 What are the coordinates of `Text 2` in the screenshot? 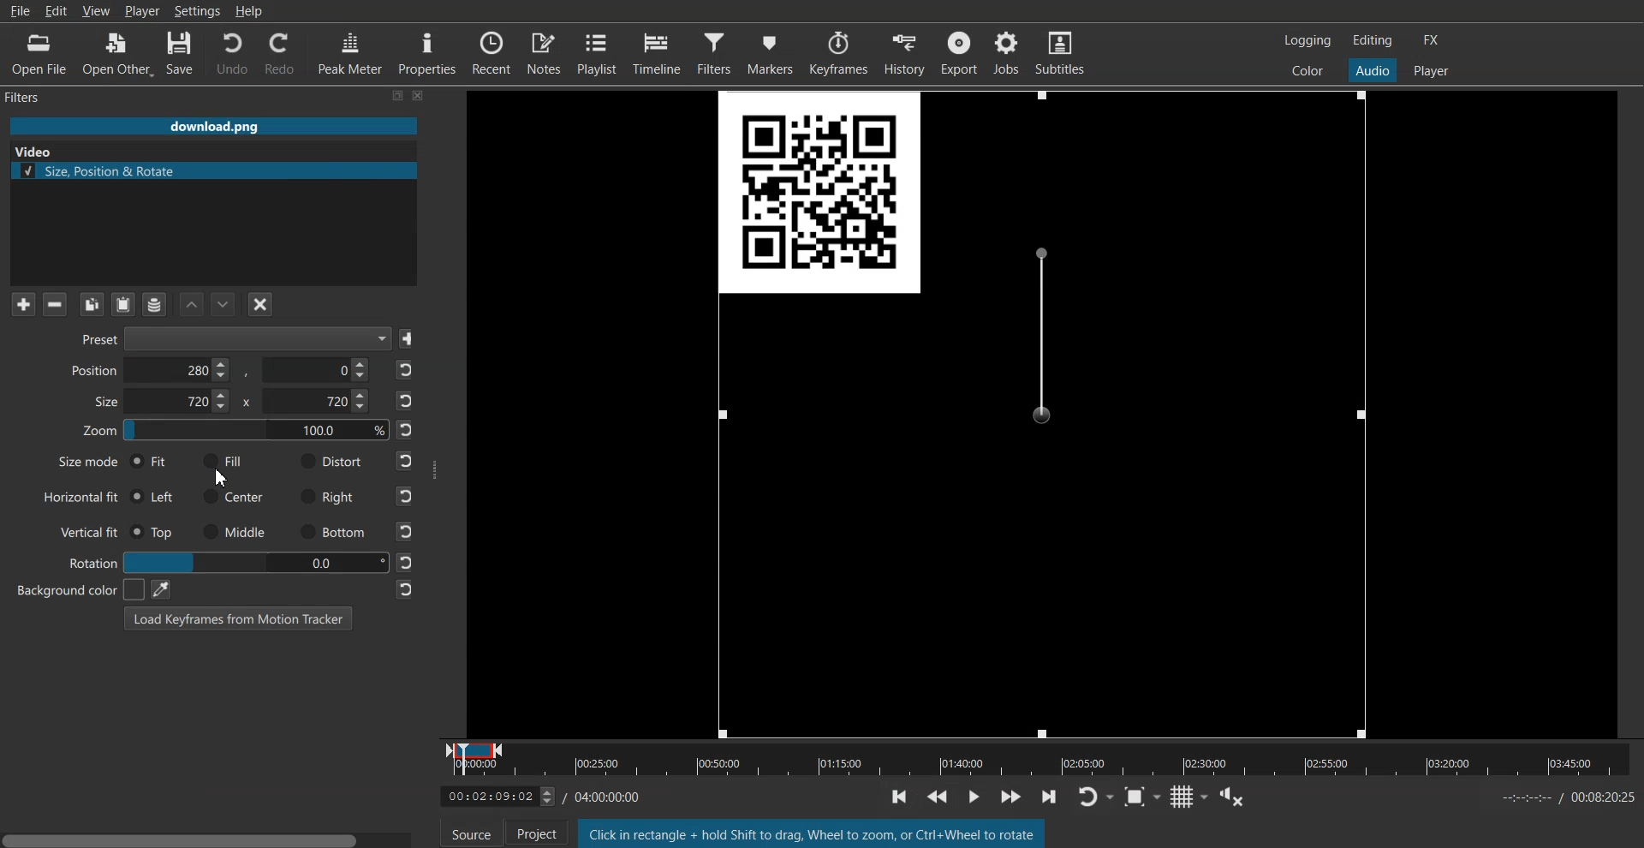 It's located at (32, 152).